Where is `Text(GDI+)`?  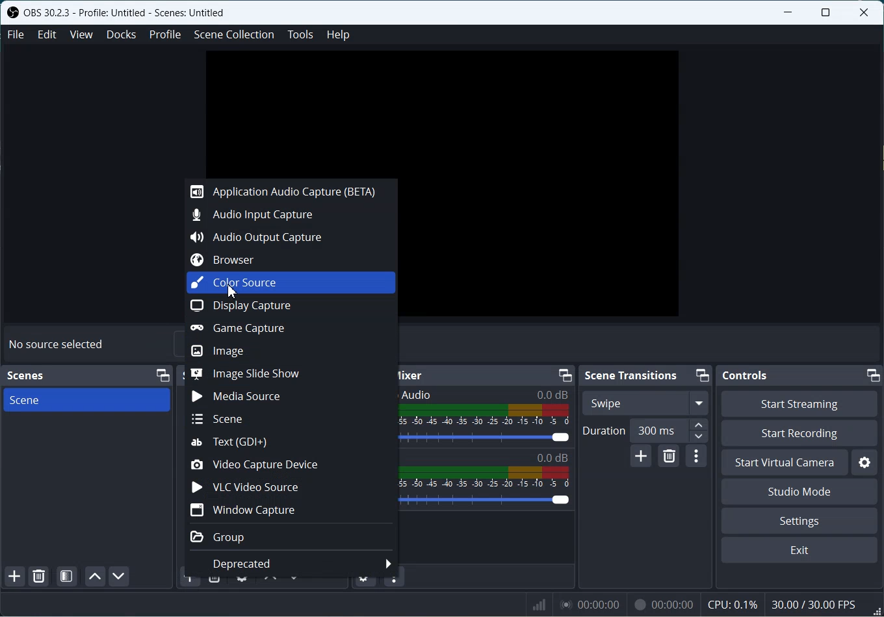 Text(GDI+) is located at coordinates (291, 441).